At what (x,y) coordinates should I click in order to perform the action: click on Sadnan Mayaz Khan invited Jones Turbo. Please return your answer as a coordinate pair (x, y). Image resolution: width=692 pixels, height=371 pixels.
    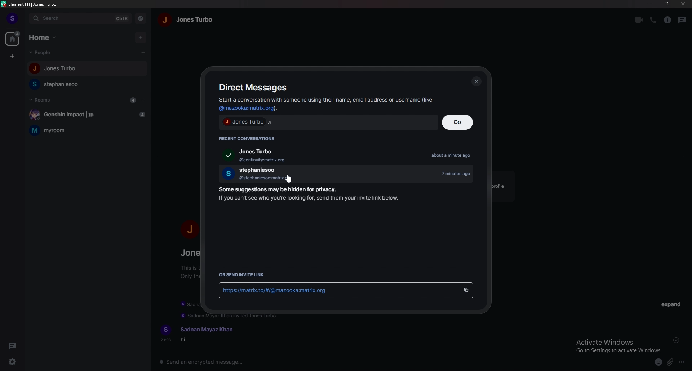
    Looking at the image, I should click on (236, 316).